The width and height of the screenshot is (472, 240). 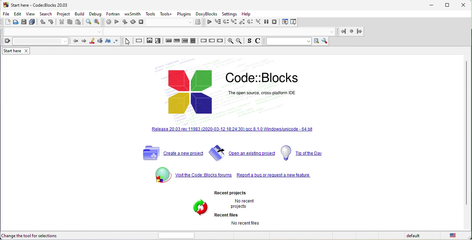 What do you see at coordinates (98, 24) in the screenshot?
I see `replace` at bounding box center [98, 24].